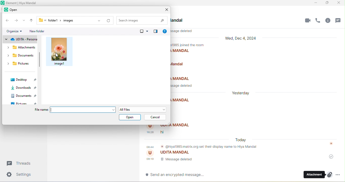 This screenshot has width=345, height=182. I want to click on all file, so click(142, 110).